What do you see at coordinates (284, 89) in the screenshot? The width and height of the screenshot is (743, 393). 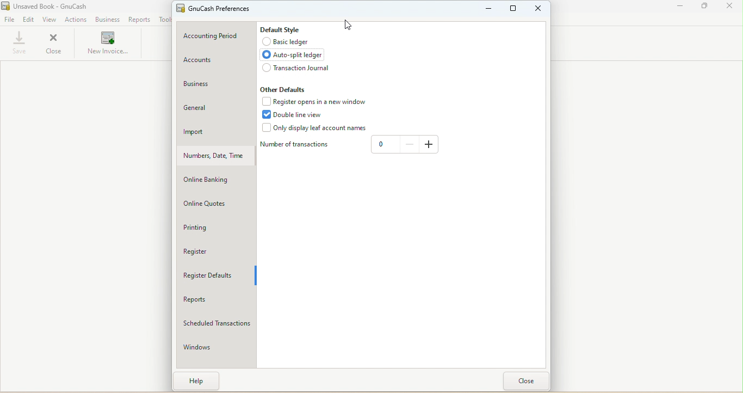 I see `Other defaults` at bounding box center [284, 89].